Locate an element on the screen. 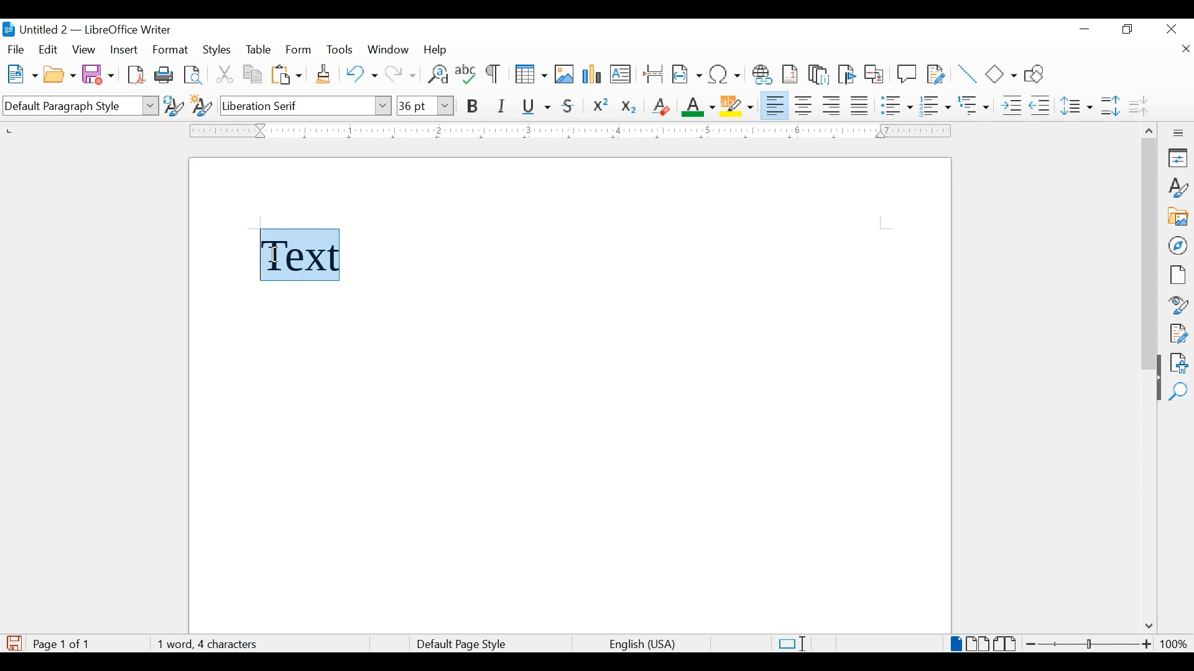 This screenshot has height=671, width=1194. align center is located at coordinates (805, 106).